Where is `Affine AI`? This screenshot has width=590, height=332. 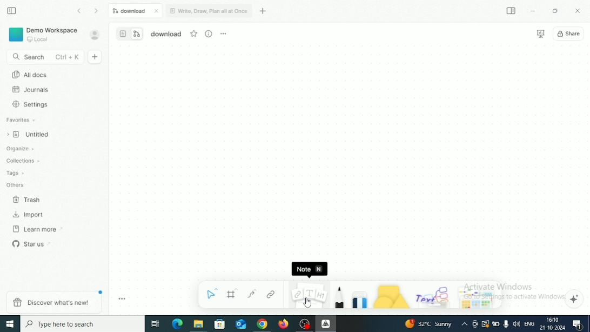
Affine AI is located at coordinates (575, 298).